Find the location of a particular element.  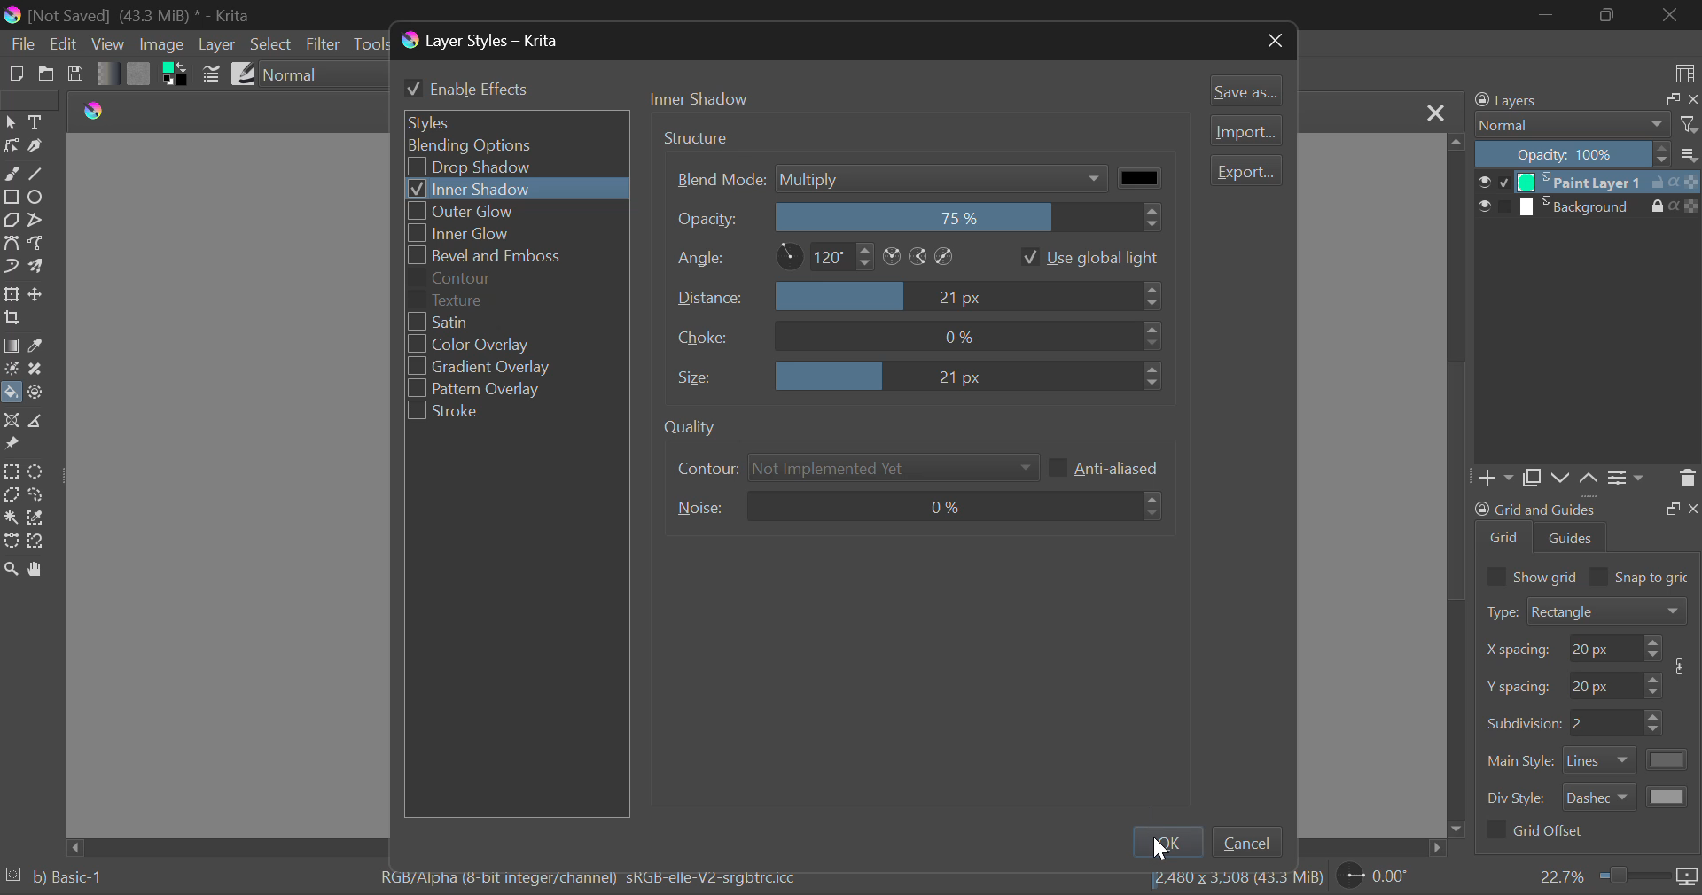

Tools is located at coordinates (373, 43).